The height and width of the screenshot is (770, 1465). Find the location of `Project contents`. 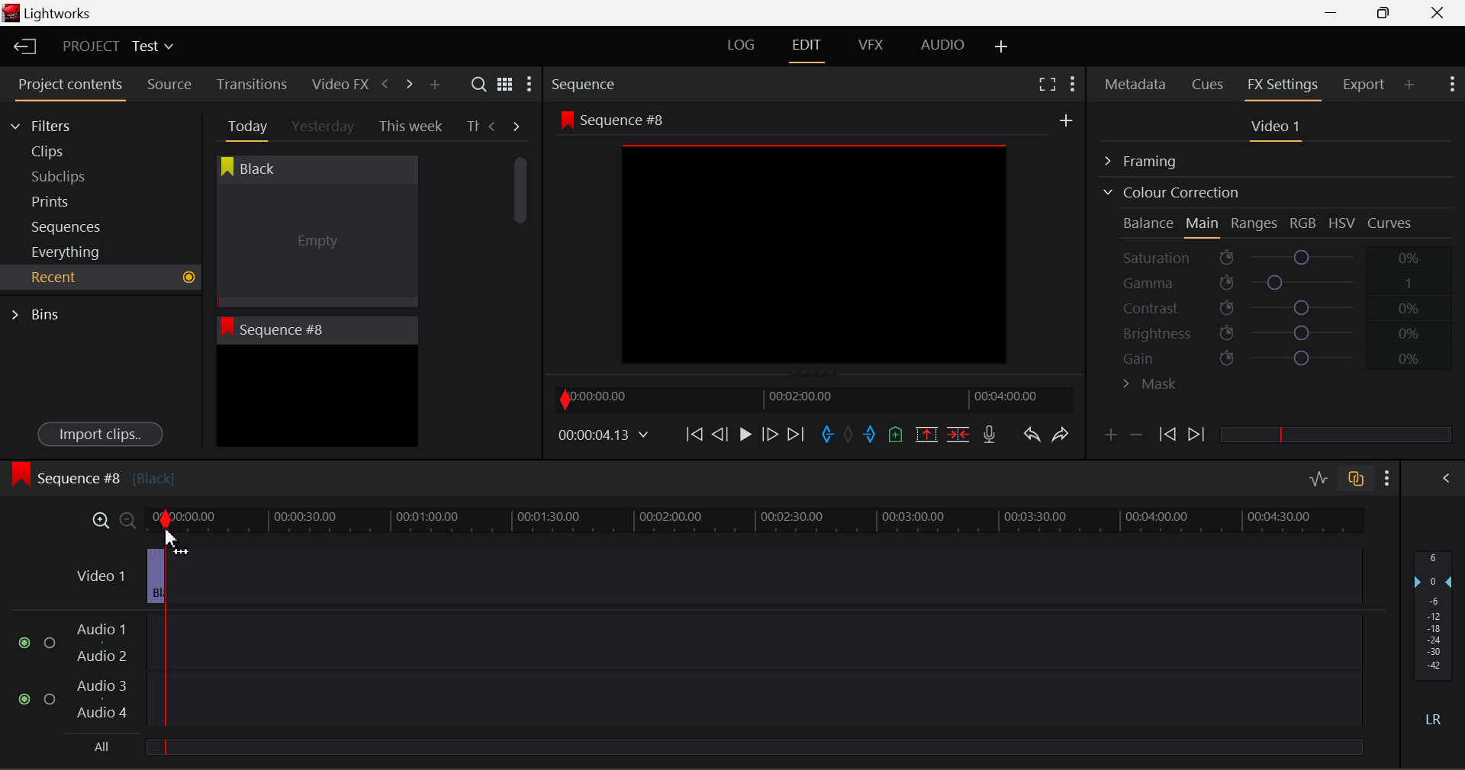

Project contents is located at coordinates (69, 88).